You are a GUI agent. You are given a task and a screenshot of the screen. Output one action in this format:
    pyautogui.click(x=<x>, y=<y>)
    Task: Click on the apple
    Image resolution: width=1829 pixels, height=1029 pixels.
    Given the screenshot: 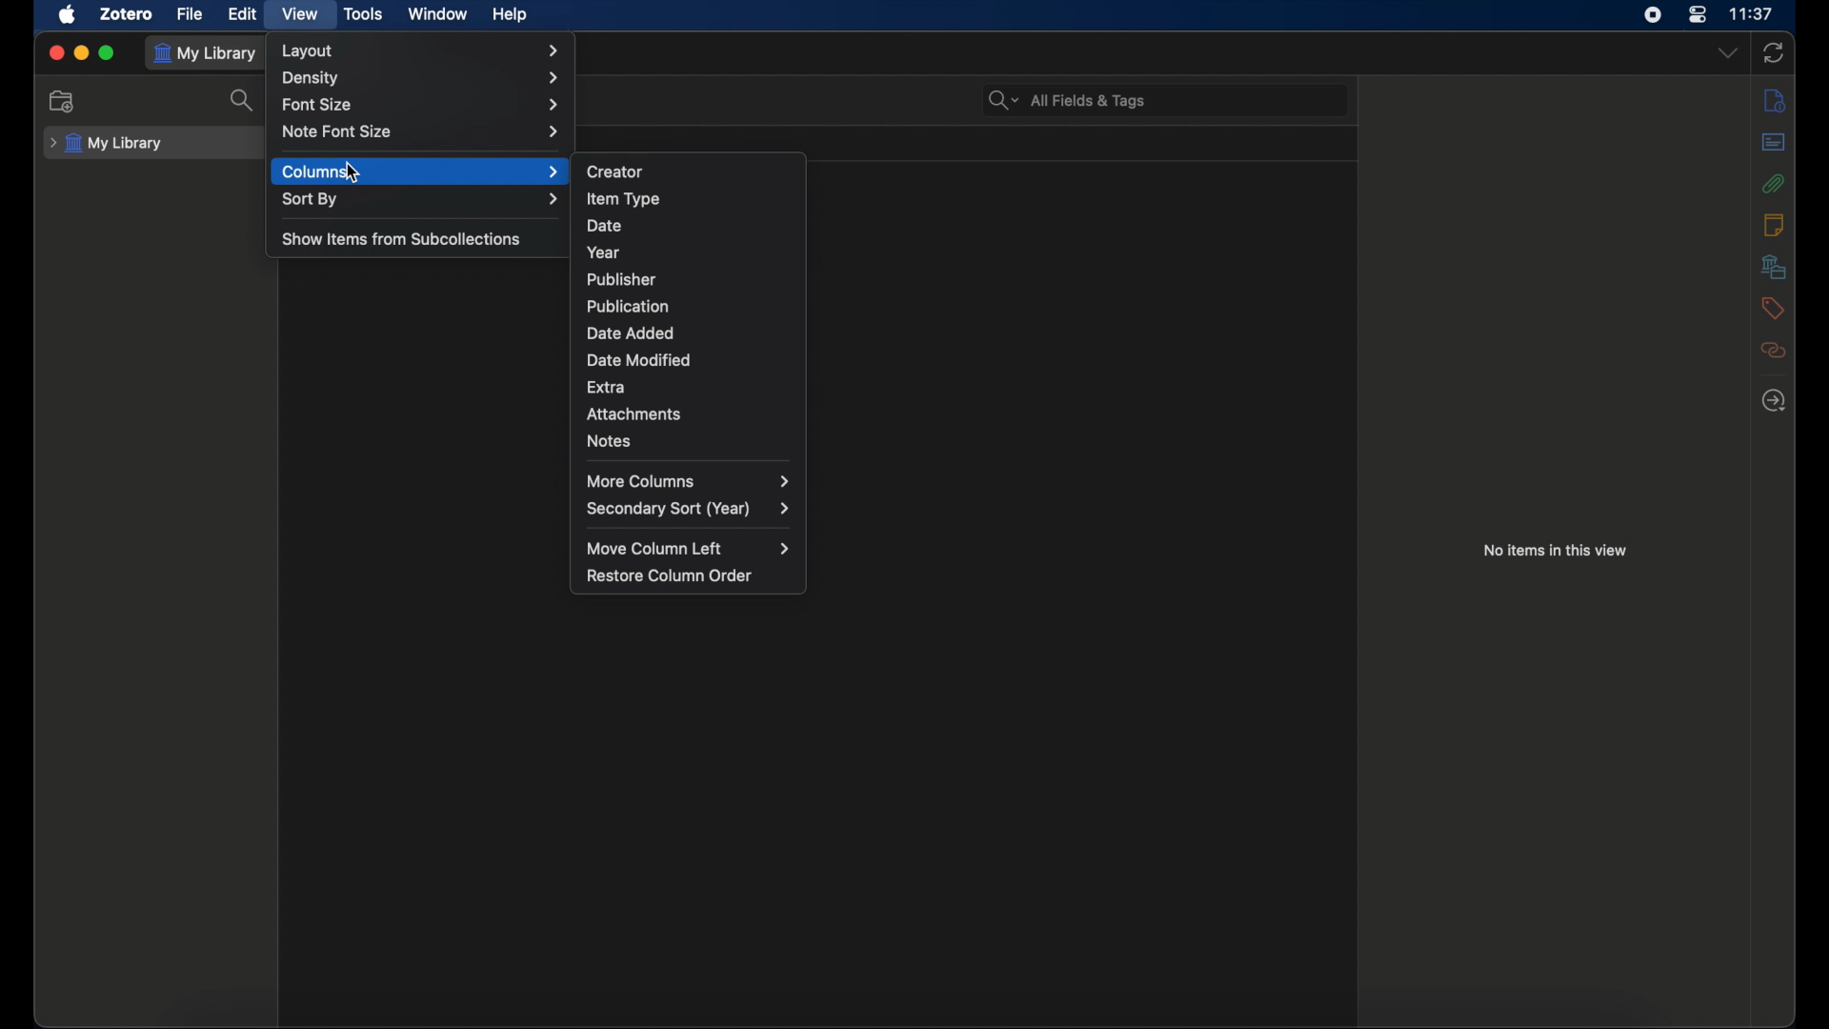 What is the action you would take?
    pyautogui.click(x=69, y=14)
    